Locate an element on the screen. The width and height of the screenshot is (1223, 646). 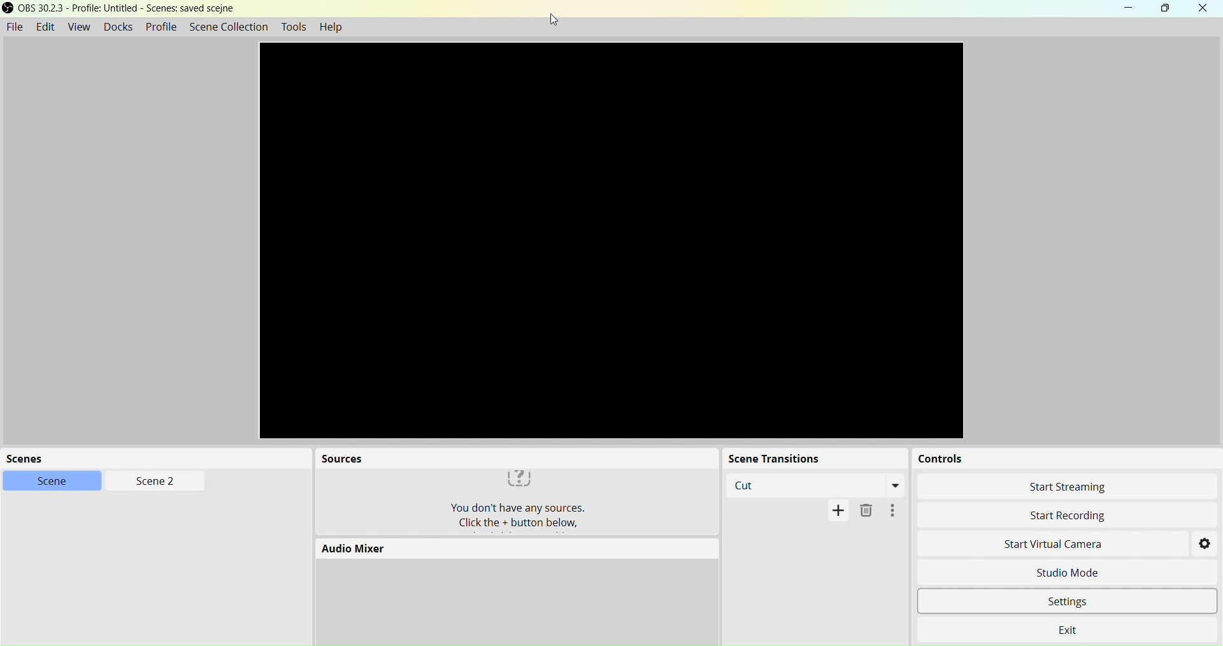
Add is located at coordinates (838, 512).